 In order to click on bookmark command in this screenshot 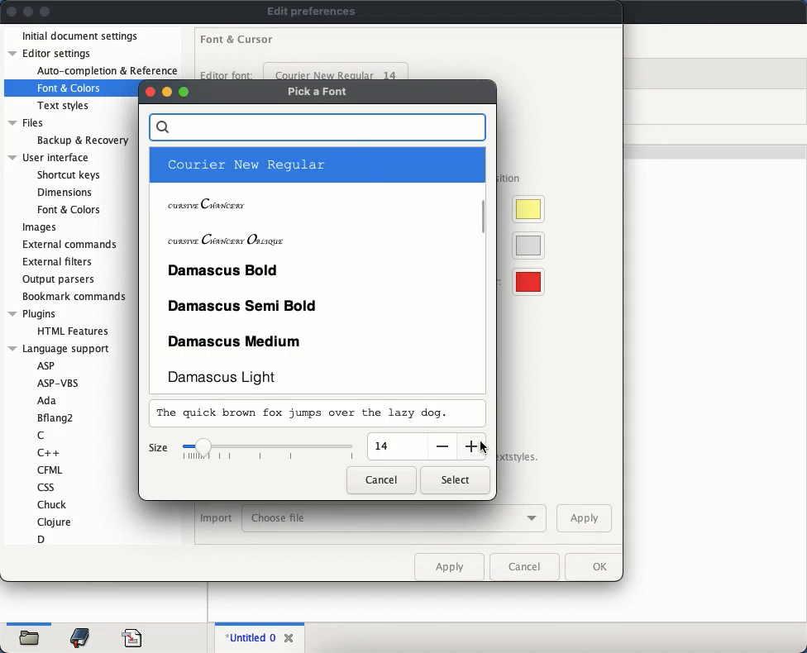, I will do `click(72, 298)`.